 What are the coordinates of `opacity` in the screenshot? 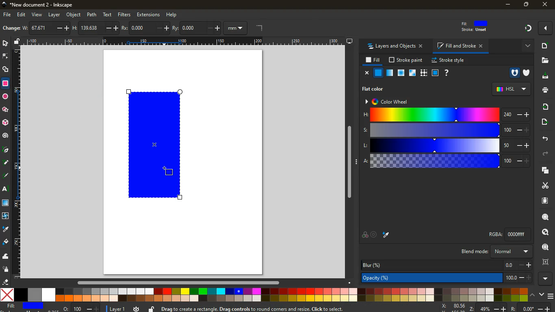 It's located at (390, 72).